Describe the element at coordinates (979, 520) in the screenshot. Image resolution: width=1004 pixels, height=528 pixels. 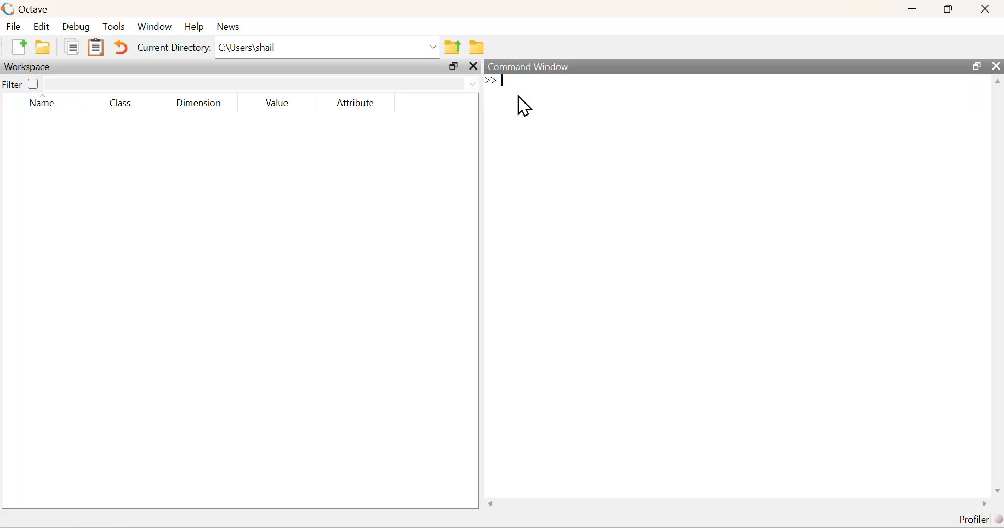
I see `Profiler` at that location.